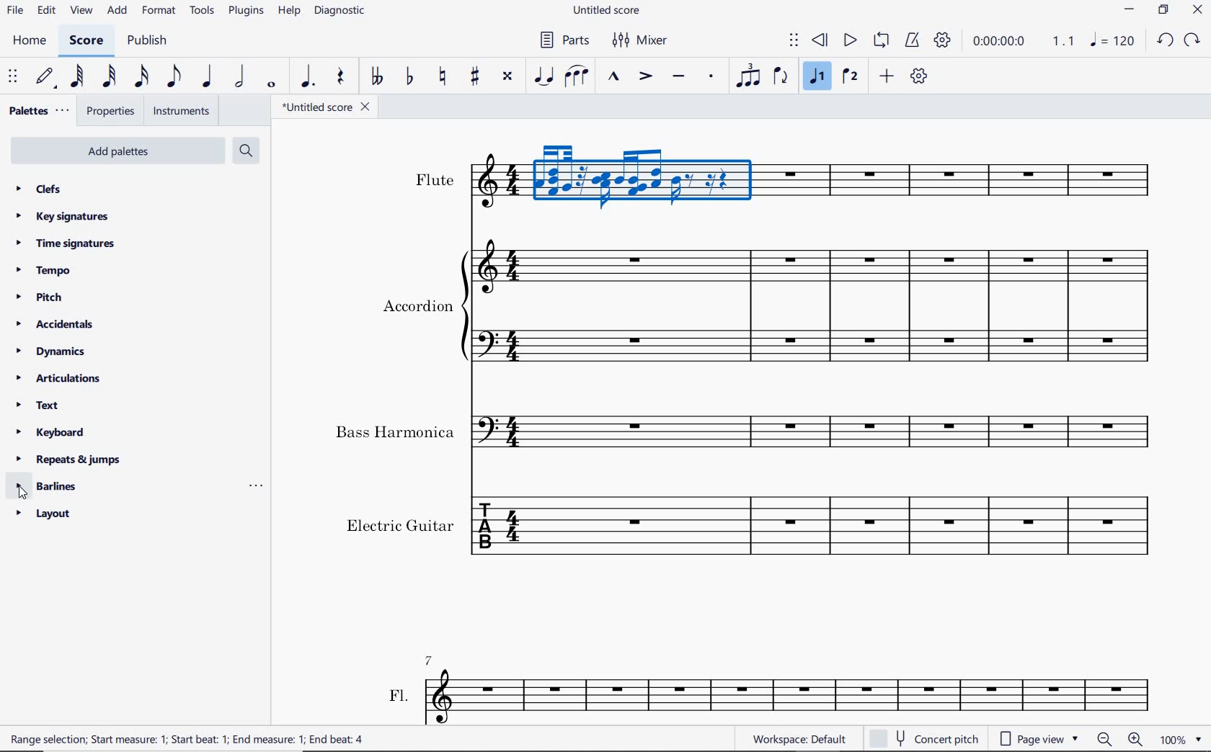  I want to click on clefs, so click(37, 188).